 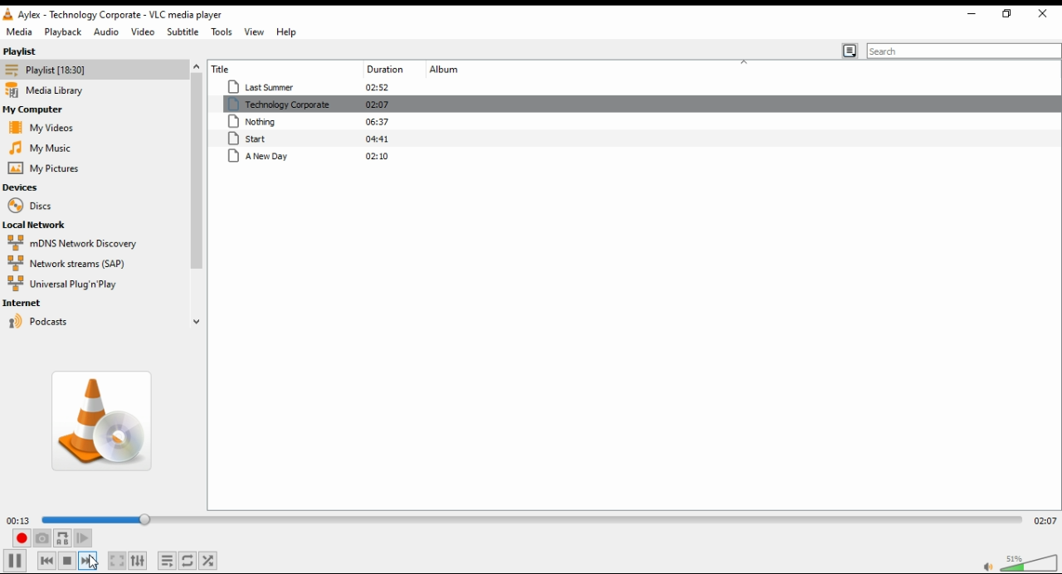 What do you see at coordinates (196, 194) in the screenshot?
I see `scroll bar` at bounding box center [196, 194].